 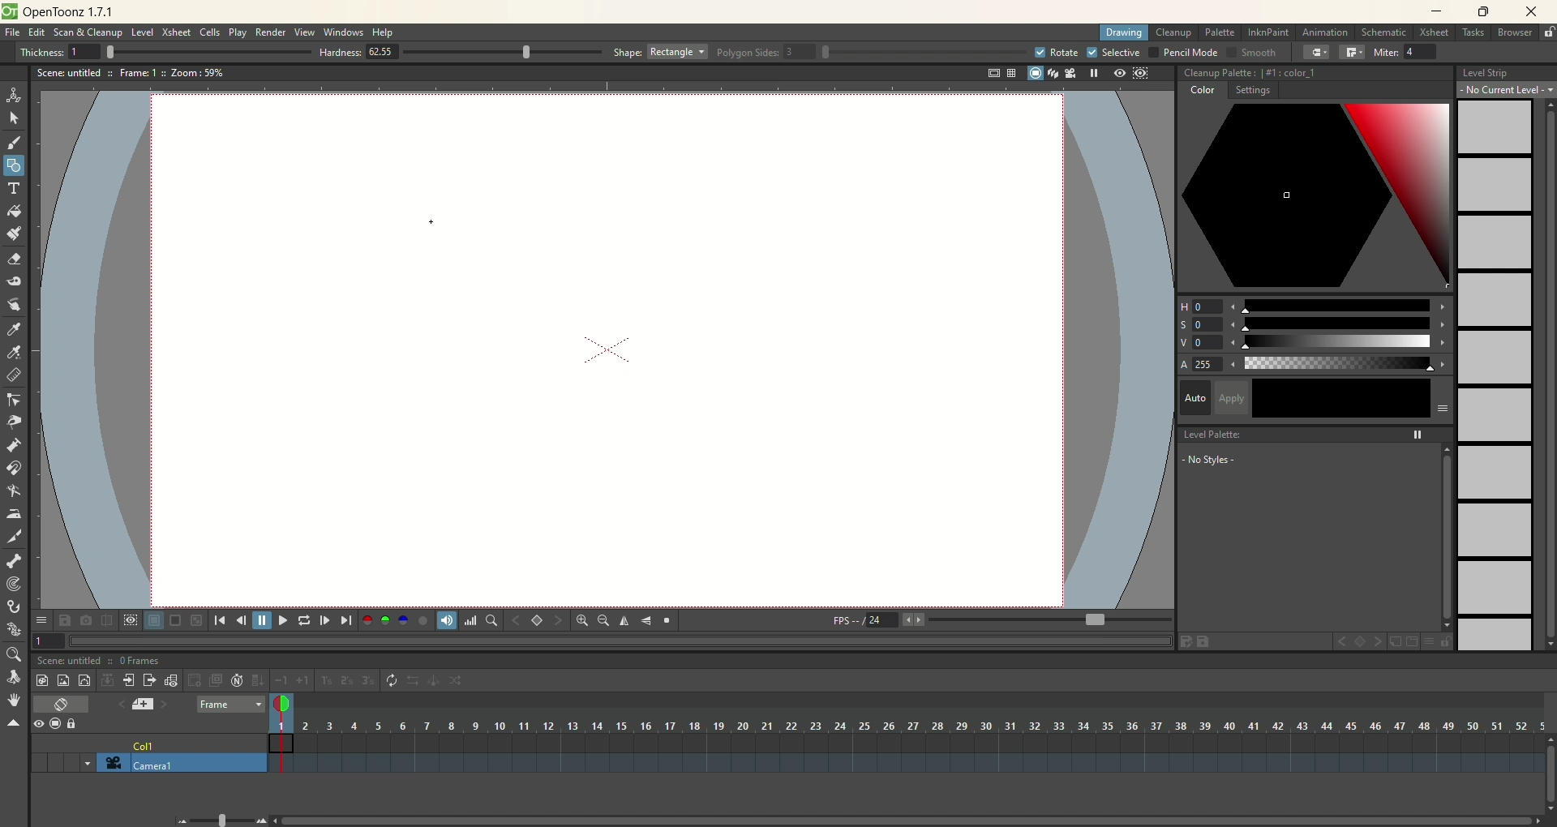 I want to click on previous key, so click(x=517, y=620).